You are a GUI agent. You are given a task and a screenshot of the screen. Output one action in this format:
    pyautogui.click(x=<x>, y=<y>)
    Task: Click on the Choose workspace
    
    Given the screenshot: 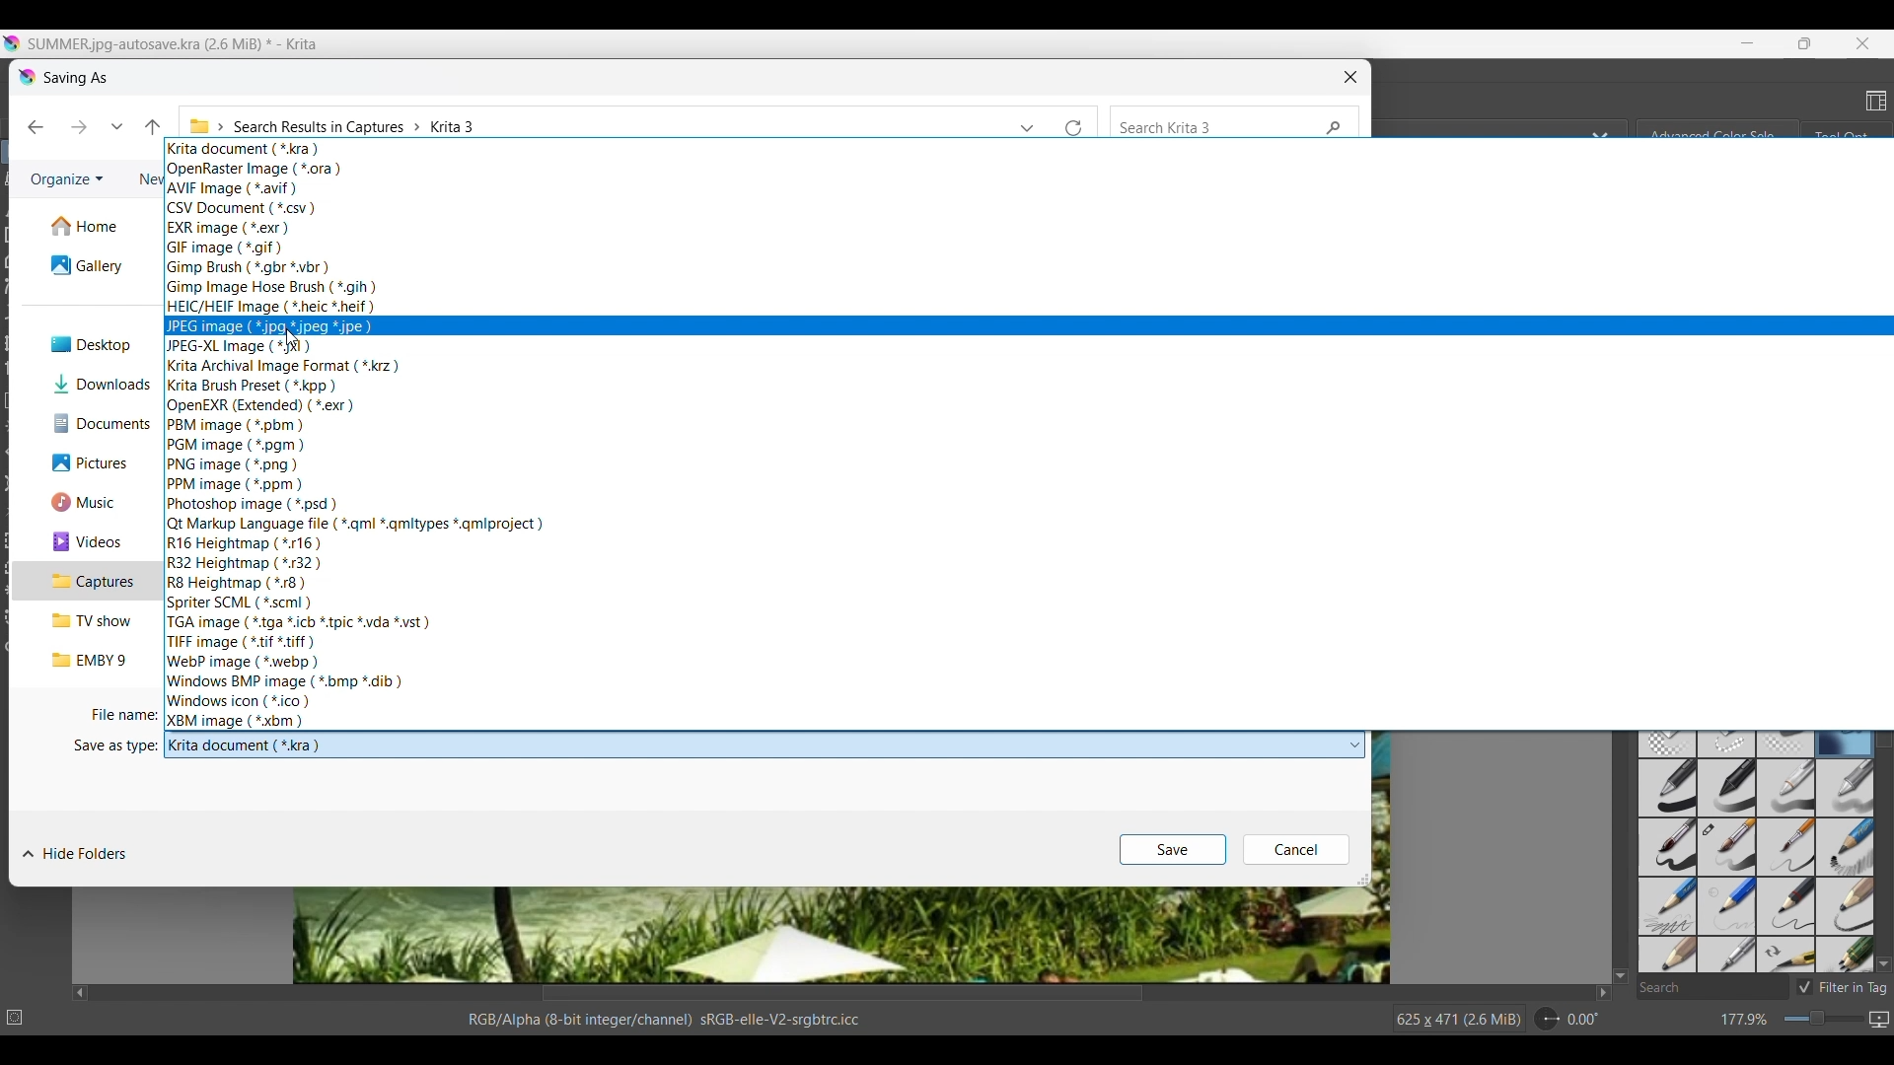 What is the action you would take?
    pyautogui.click(x=1870, y=99)
    